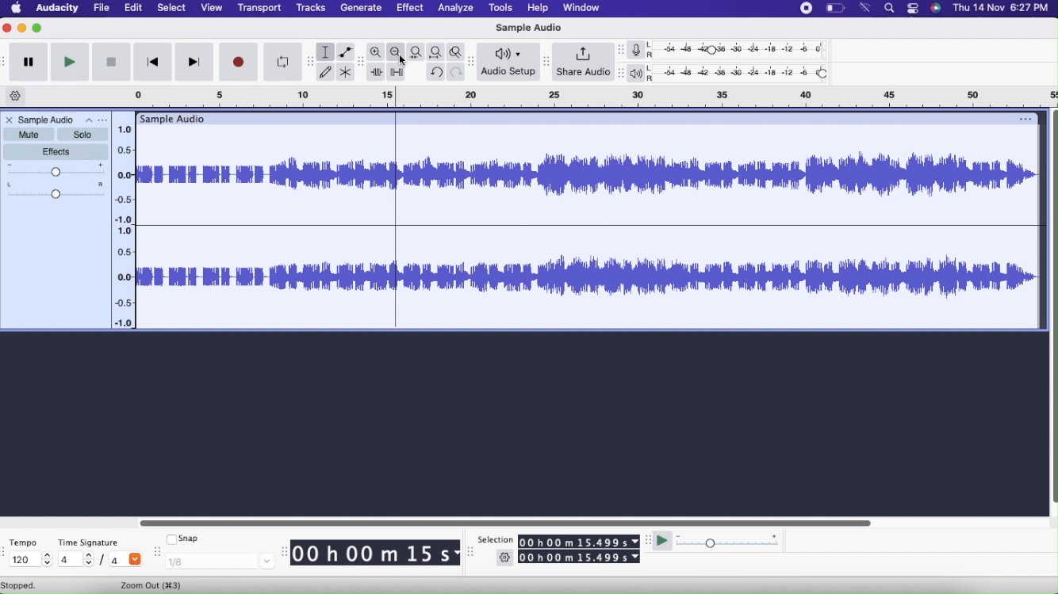 This screenshot has height=594, width=1058. Describe the element at coordinates (69, 63) in the screenshot. I see `Play` at that location.